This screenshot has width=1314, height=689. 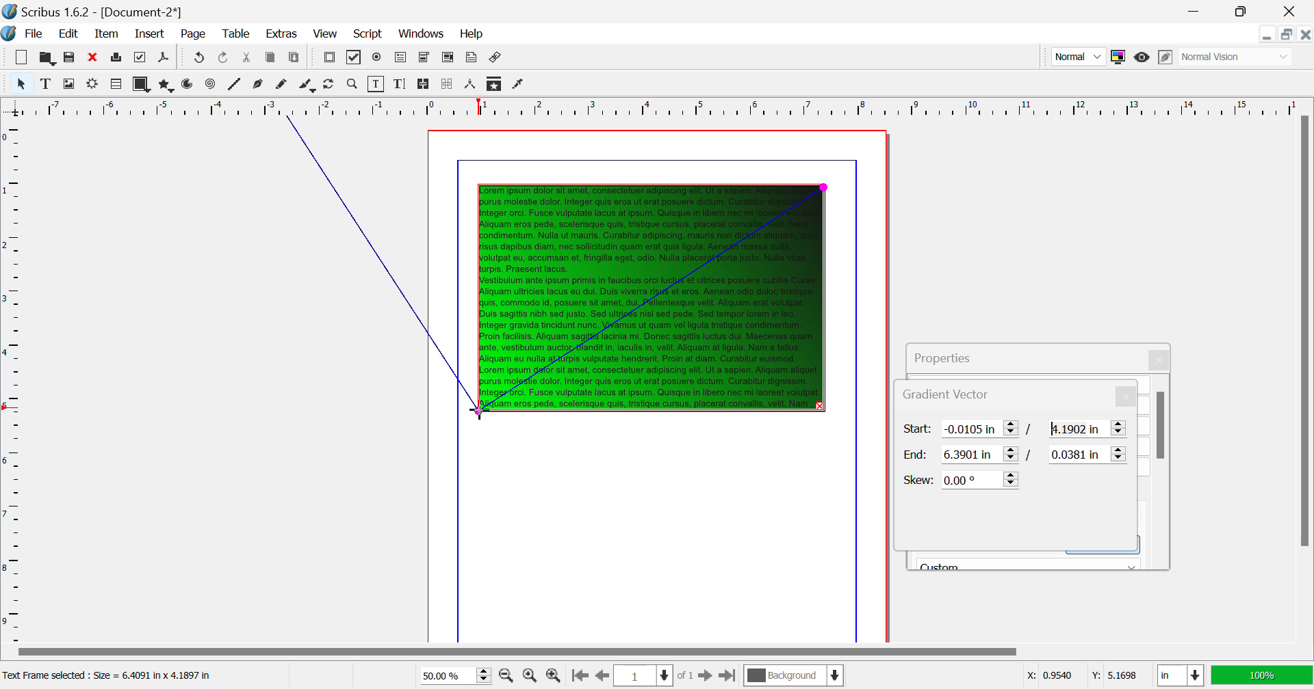 What do you see at coordinates (601, 676) in the screenshot?
I see `Previous Page` at bounding box center [601, 676].